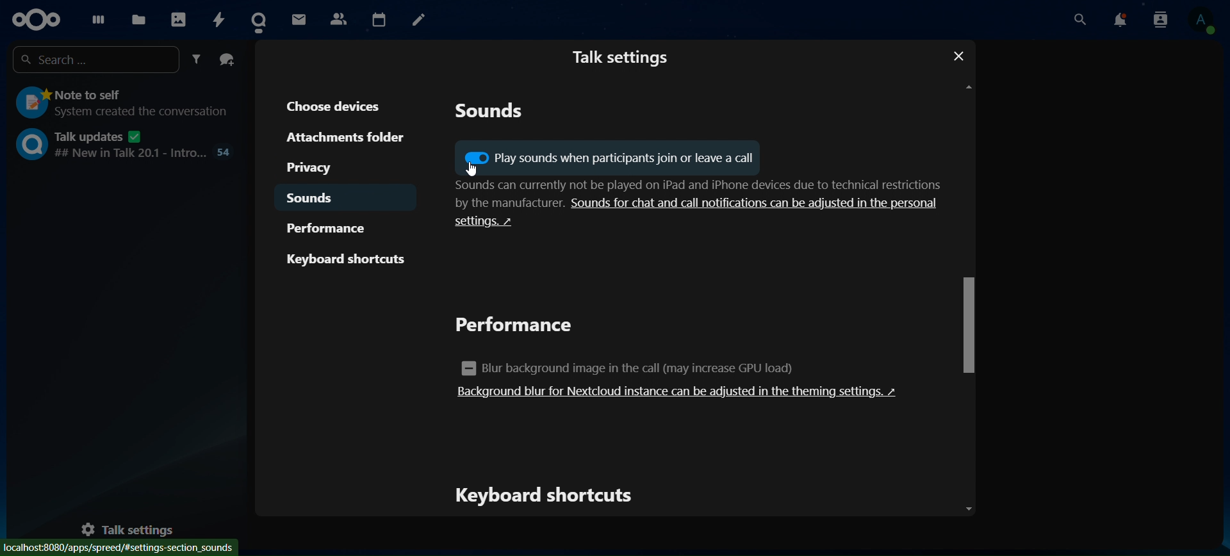 Image resolution: width=1230 pixels, height=556 pixels. What do you see at coordinates (468, 170) in the screenshot?
I see `Cursor` at bounding box center [468, 170].